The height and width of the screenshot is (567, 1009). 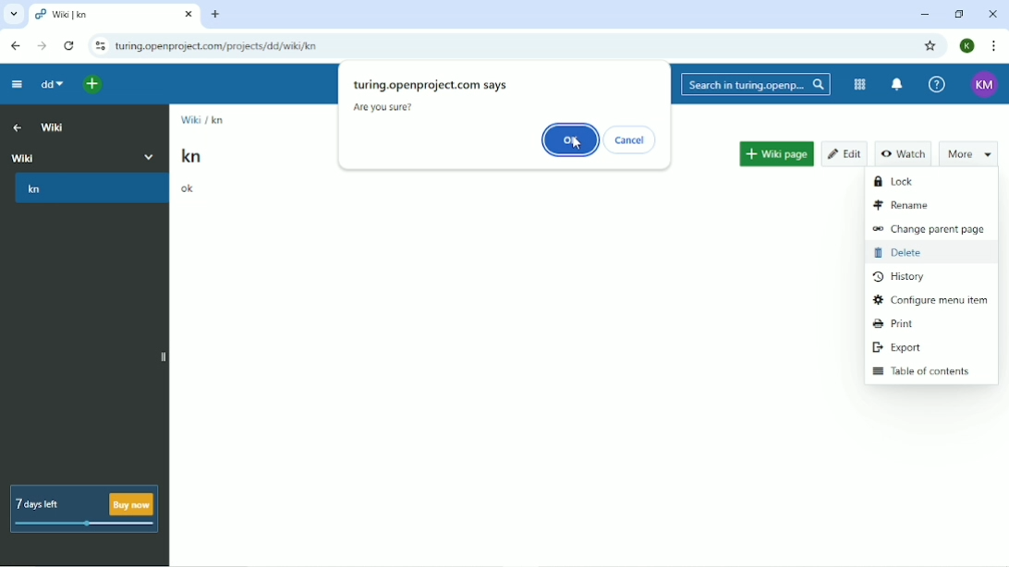 I want to click on Forward, so click(x=42, y=46).